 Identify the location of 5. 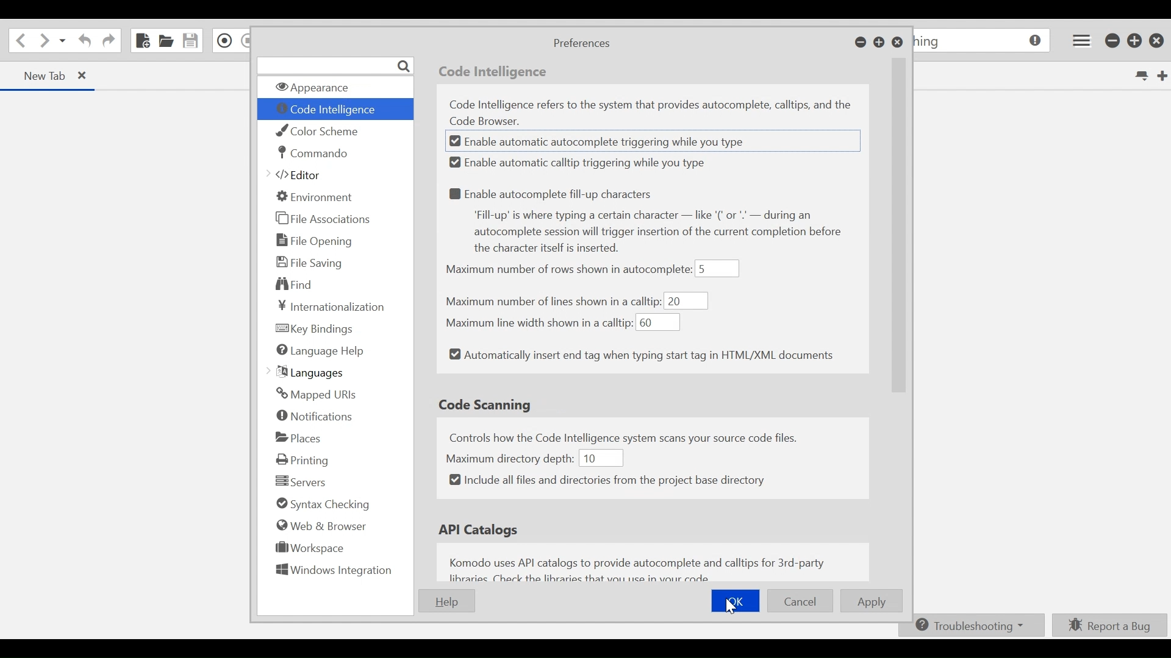
(718, 269).